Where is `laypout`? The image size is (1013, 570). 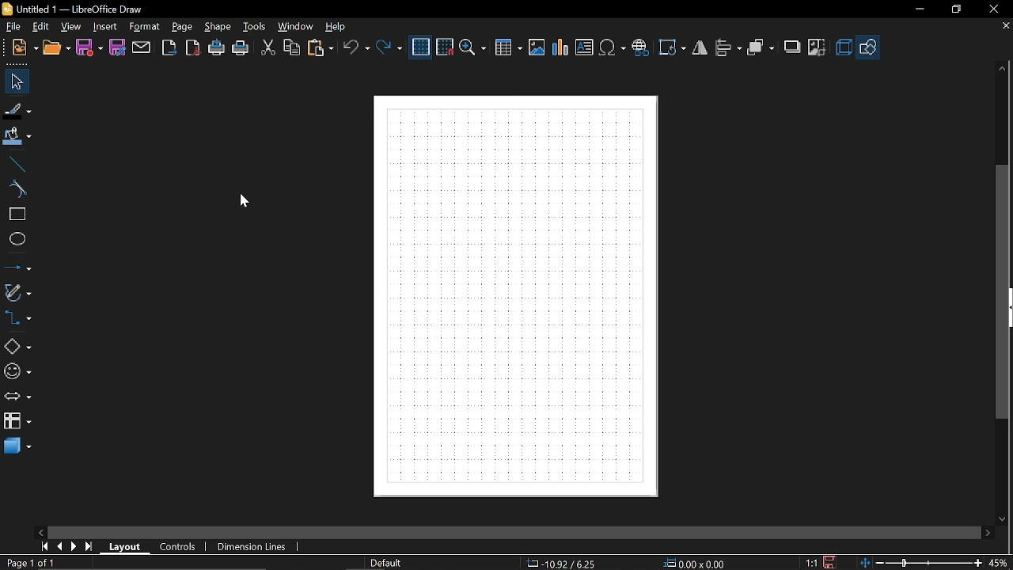 laypout is located at coordinates (125, 548).